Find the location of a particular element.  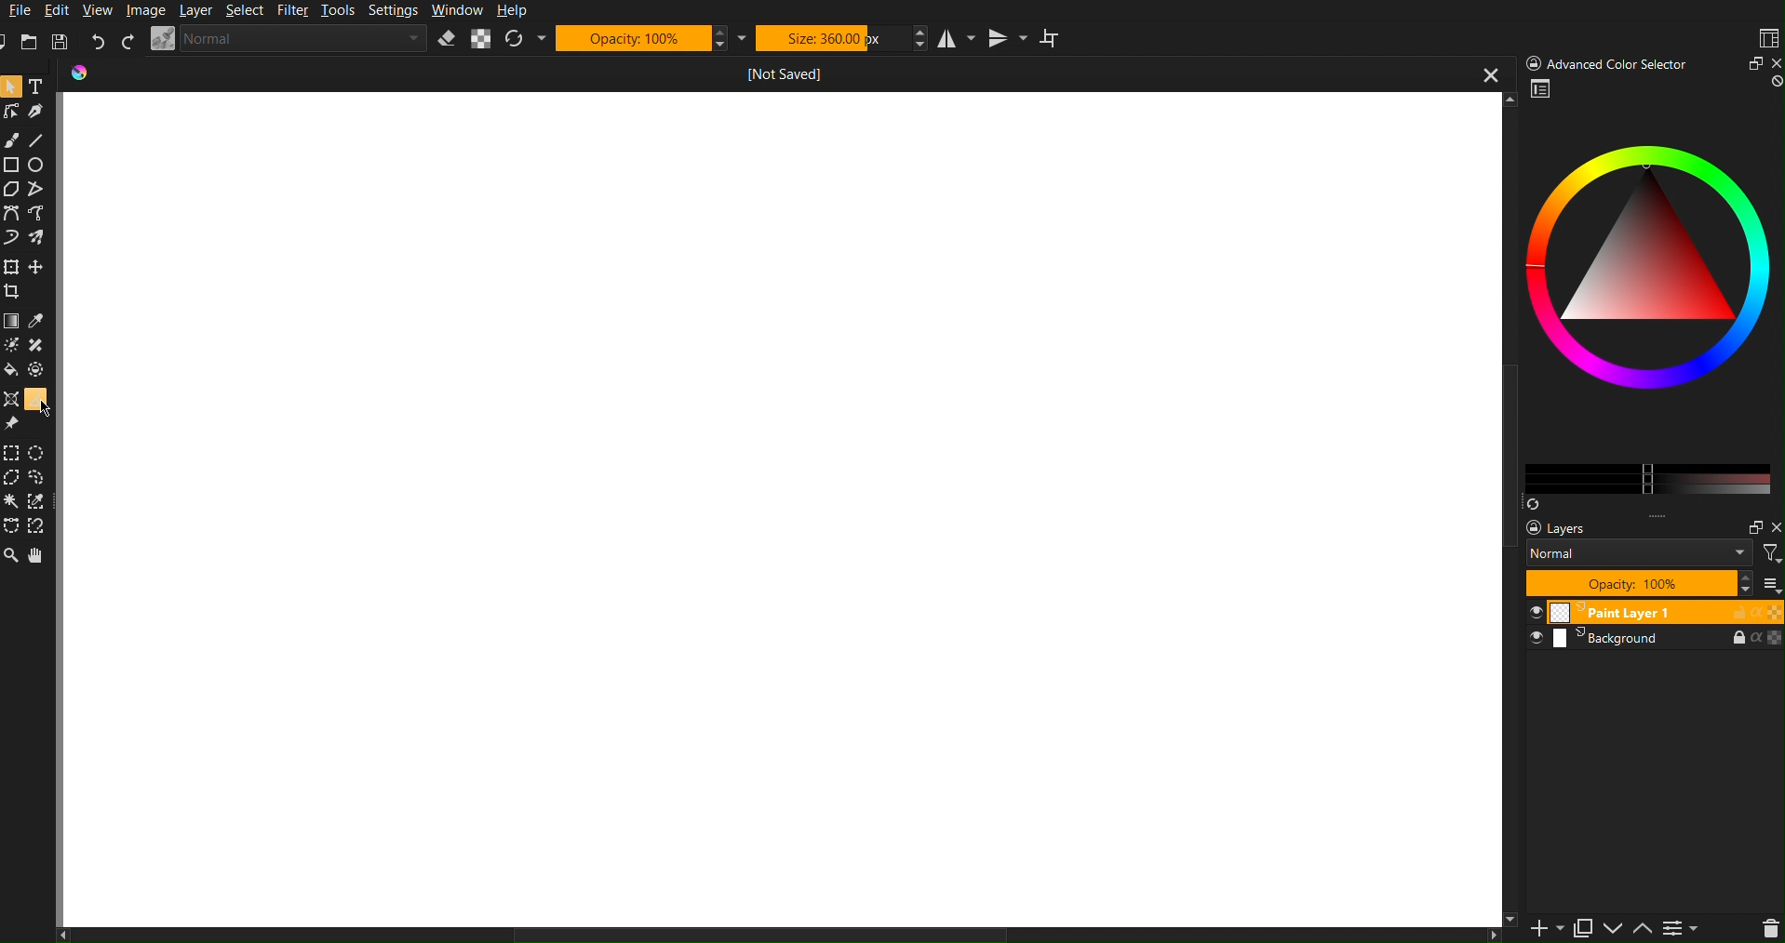

Pen is located at coordinates (38, 110).